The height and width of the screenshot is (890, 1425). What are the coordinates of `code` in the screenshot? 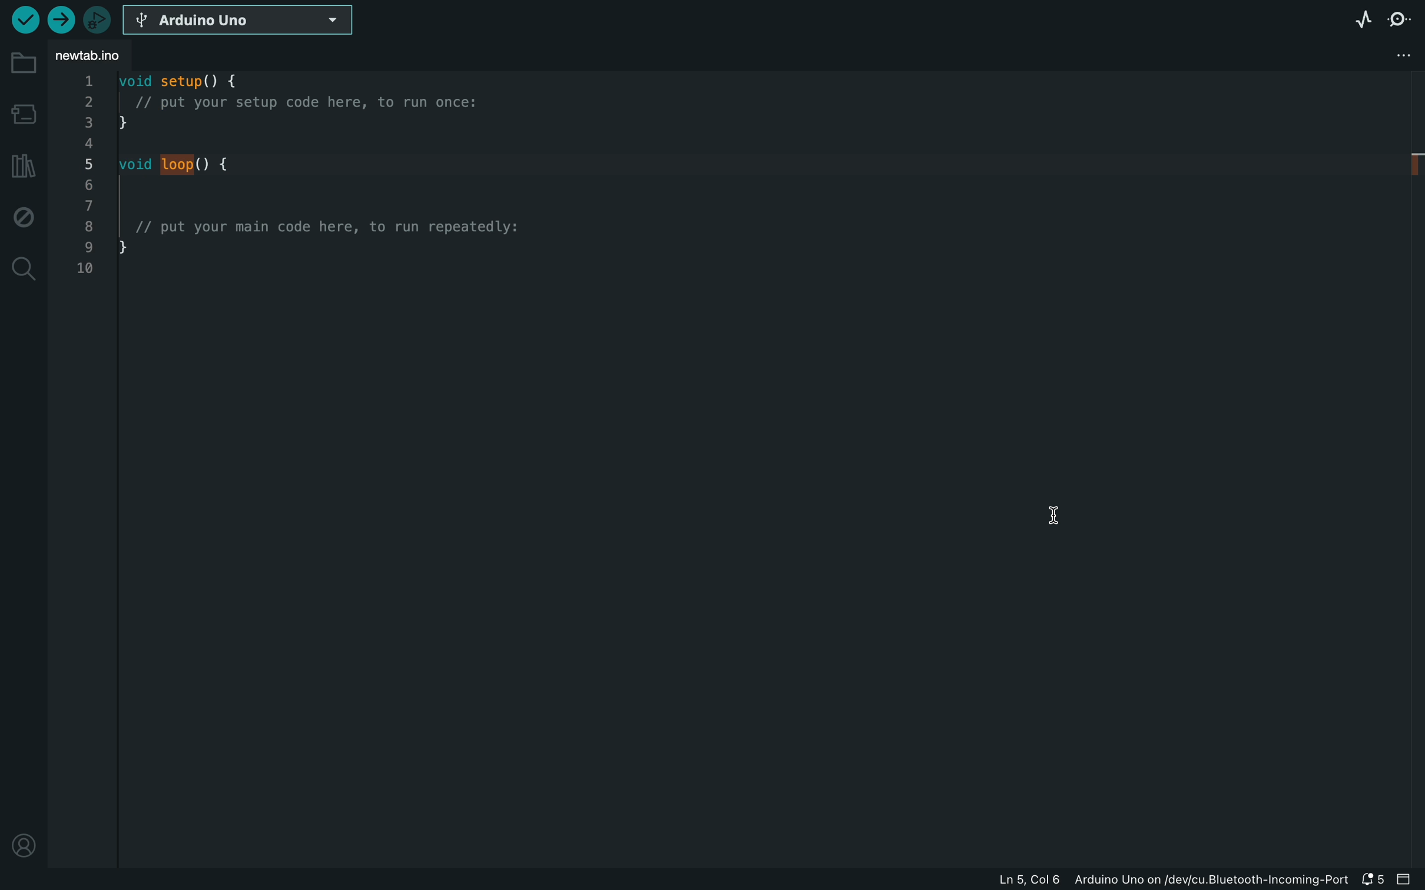 It's located at (303, 208).